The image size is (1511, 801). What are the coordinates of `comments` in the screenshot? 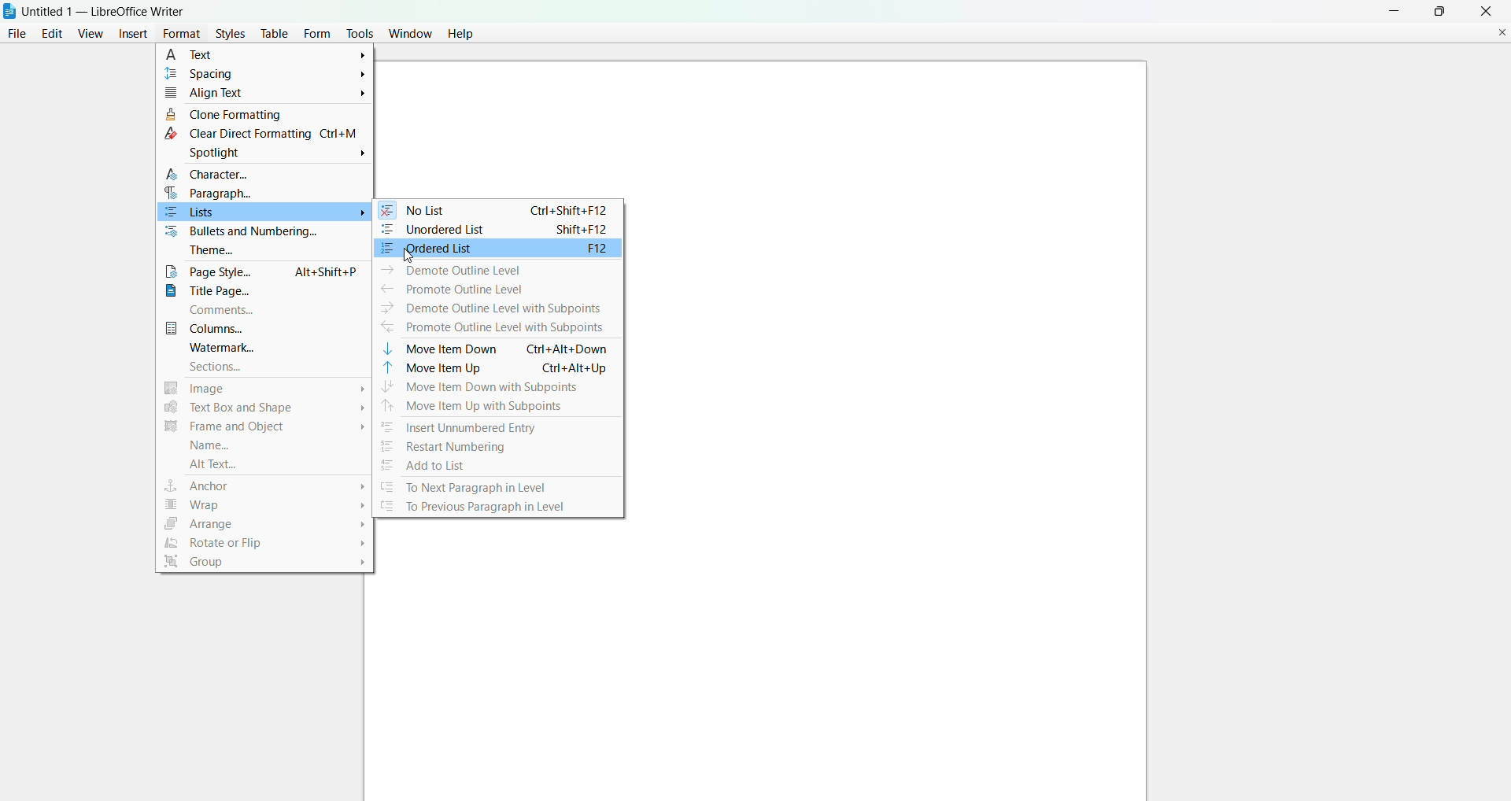 It's located at (217, 311).